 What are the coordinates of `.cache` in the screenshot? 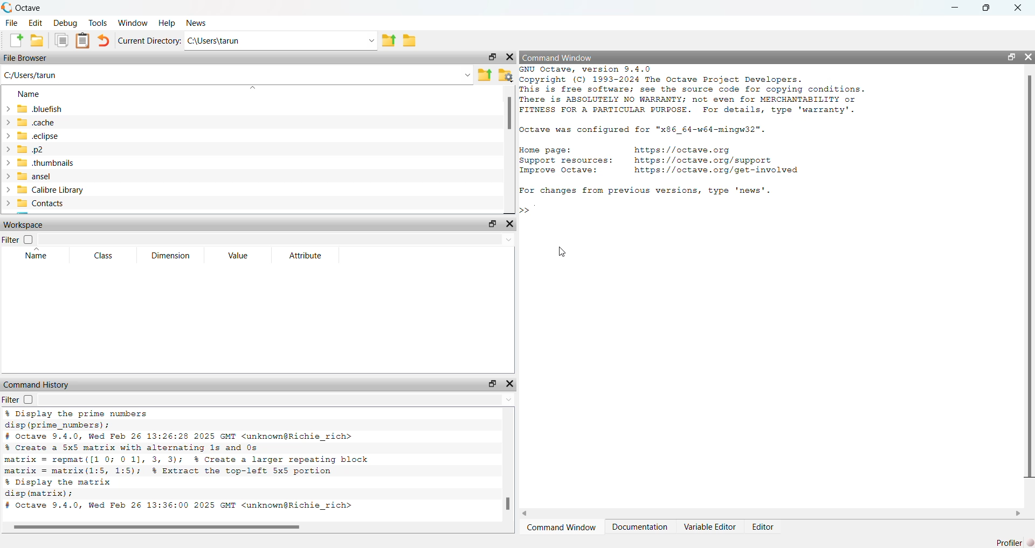 It's located at (46, 123).